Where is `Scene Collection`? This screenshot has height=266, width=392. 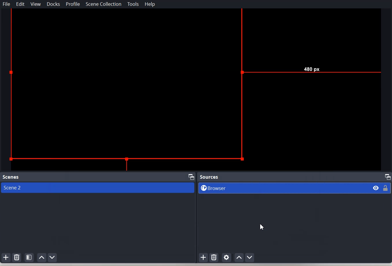 Scene Collection is located at coordinates (103, 4).